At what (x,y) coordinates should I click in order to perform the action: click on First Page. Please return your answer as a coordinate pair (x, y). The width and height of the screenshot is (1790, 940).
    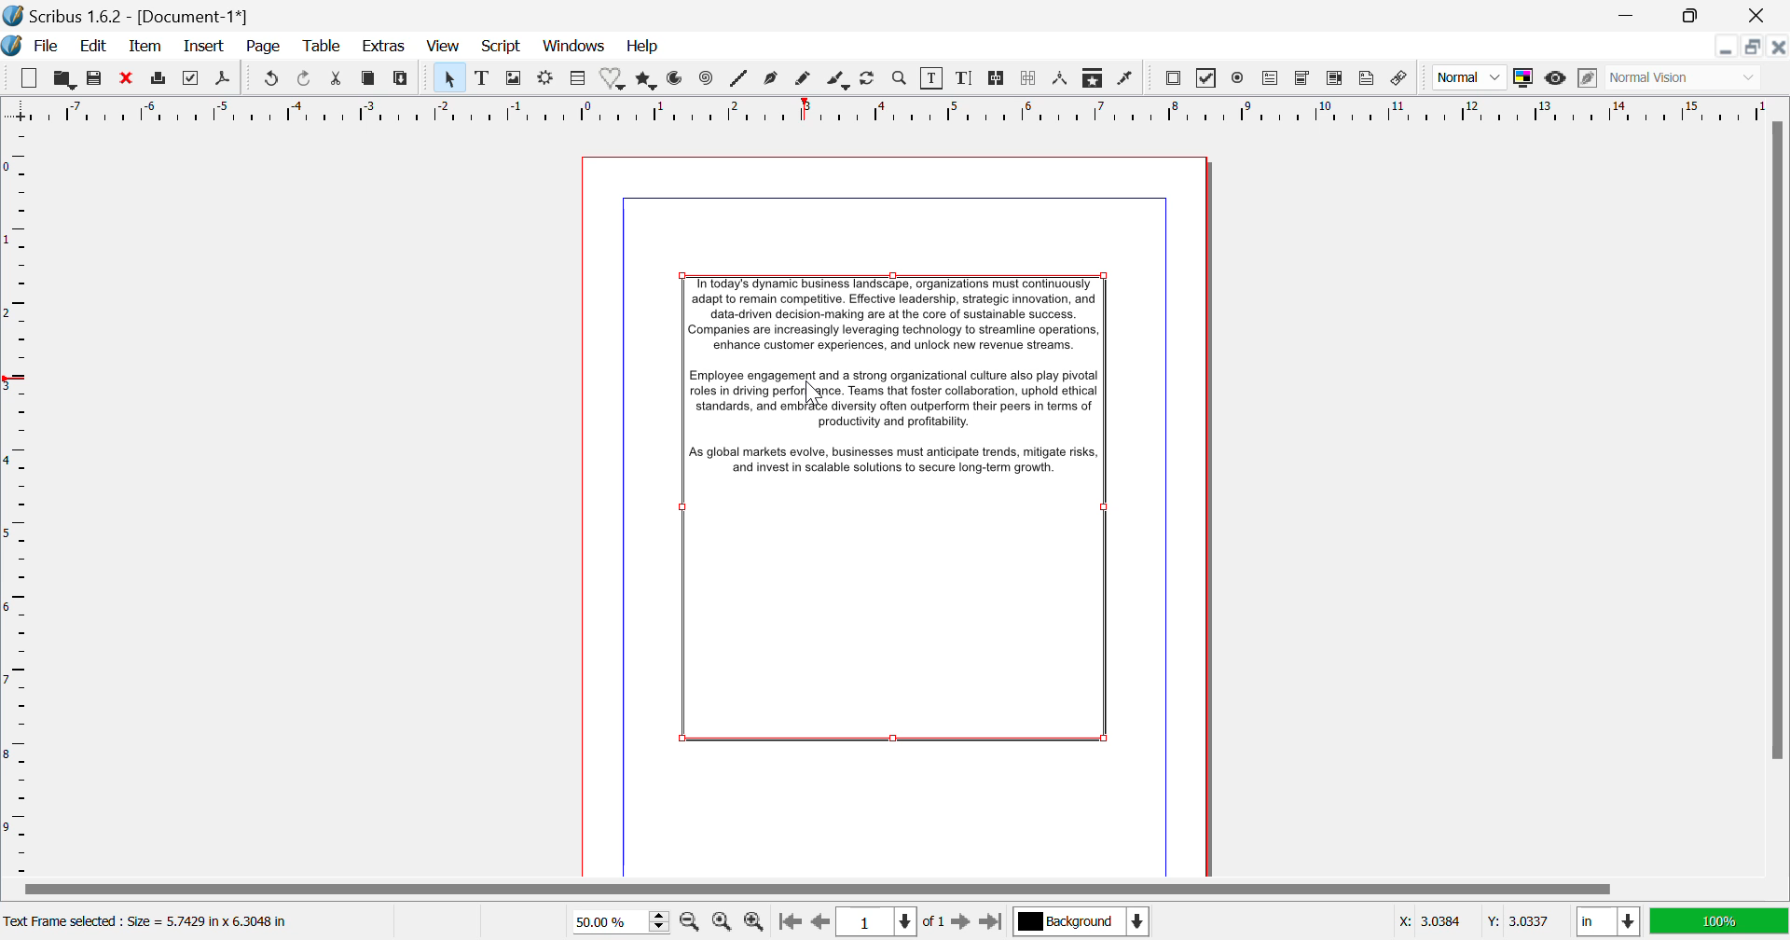
    Looking at the image, I should click on (789, 922).